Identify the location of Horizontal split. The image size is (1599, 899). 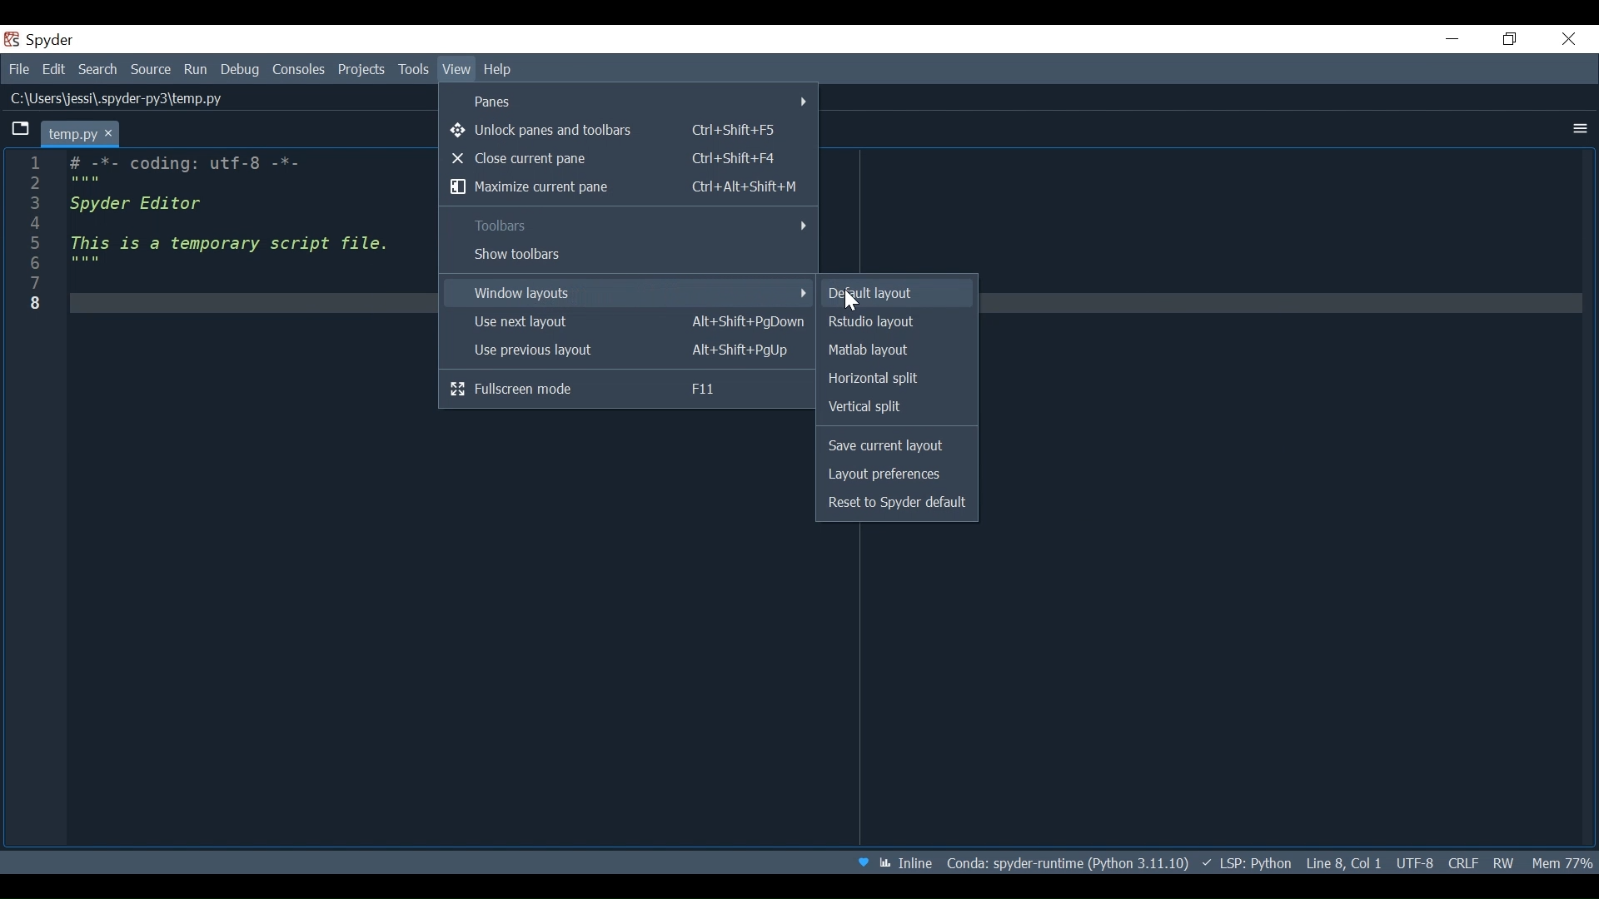
(897, 378).